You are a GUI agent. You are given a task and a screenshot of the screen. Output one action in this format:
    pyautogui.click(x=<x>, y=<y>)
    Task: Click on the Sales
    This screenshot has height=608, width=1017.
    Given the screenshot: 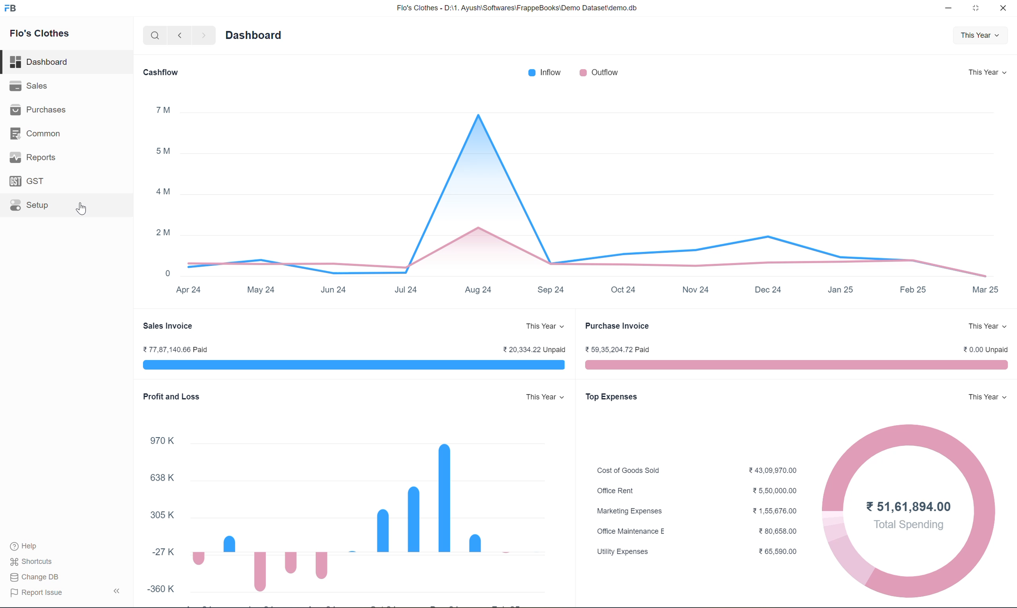 What is the action you would take?
    pyautogui.click(x=31, y=86)
    